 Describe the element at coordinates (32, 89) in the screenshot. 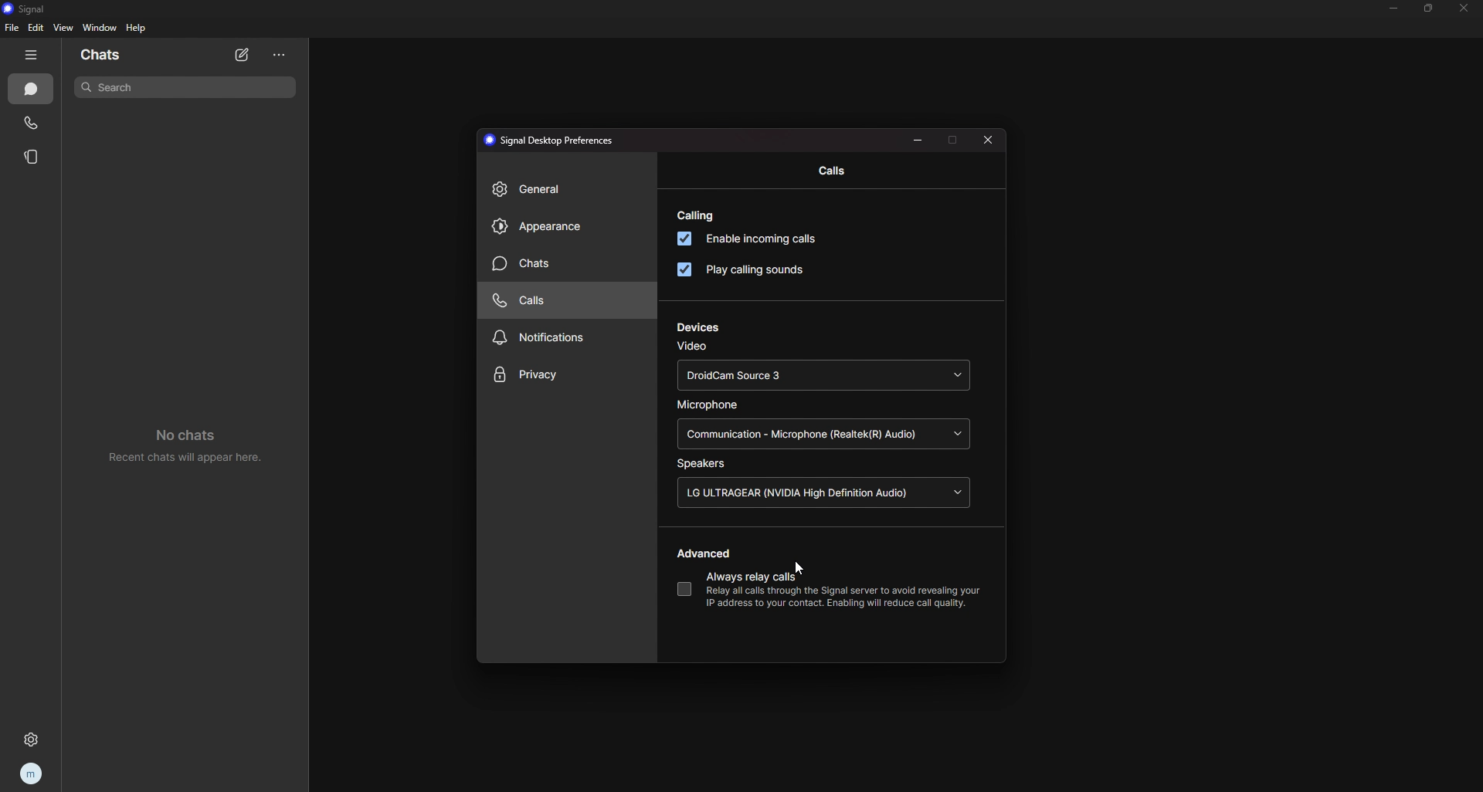

I see `chats` at that location.